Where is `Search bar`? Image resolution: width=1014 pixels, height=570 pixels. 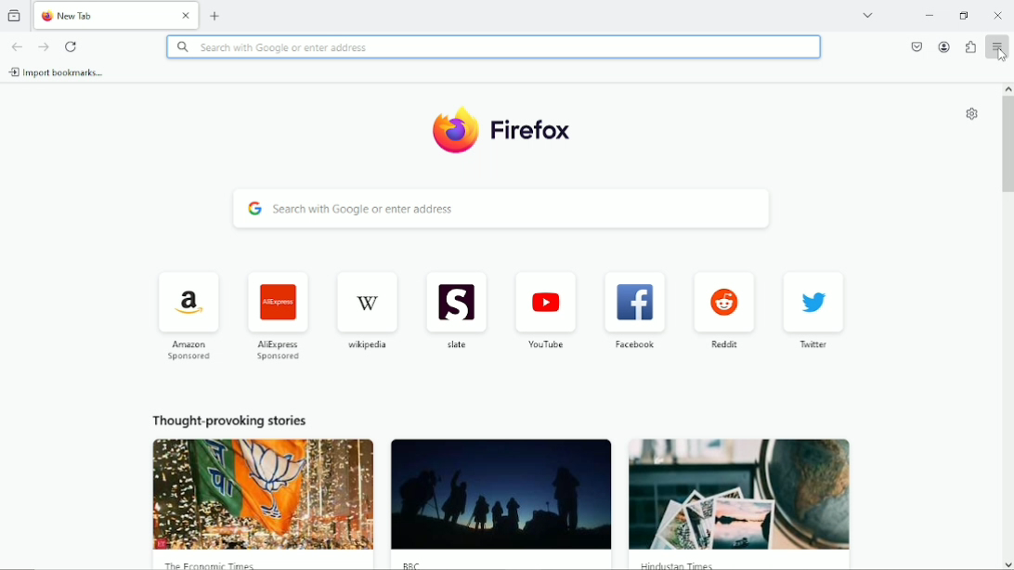
Search bar is located at coordinates (502, 208).